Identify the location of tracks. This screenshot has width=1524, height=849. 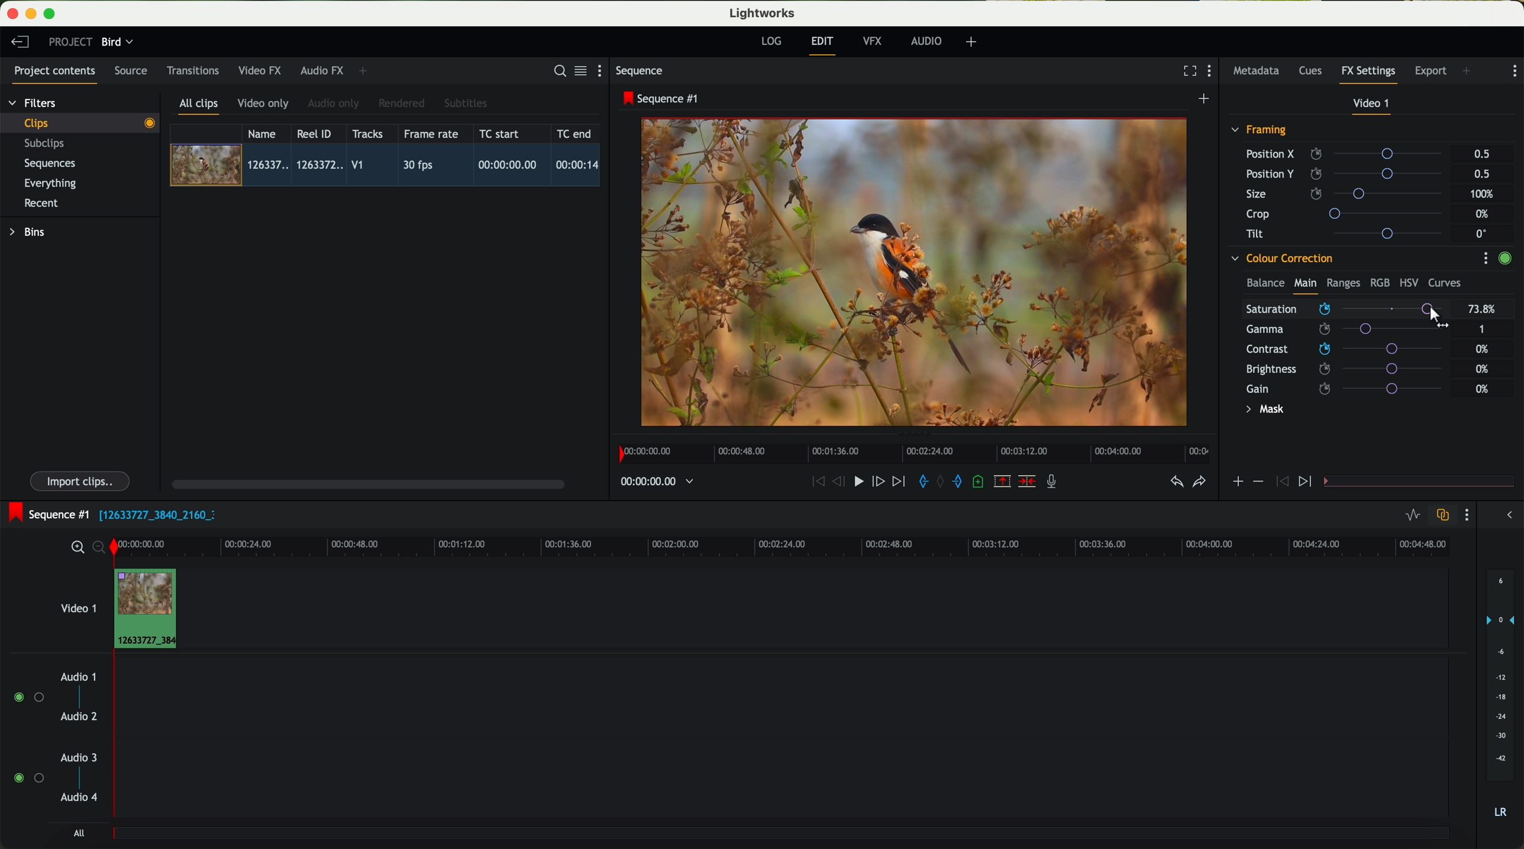
(366, 134).